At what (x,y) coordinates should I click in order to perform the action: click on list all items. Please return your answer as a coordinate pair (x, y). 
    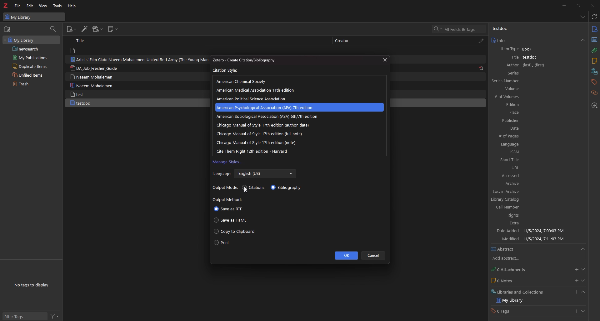
    Looking at the image, I should click on (583, 17).